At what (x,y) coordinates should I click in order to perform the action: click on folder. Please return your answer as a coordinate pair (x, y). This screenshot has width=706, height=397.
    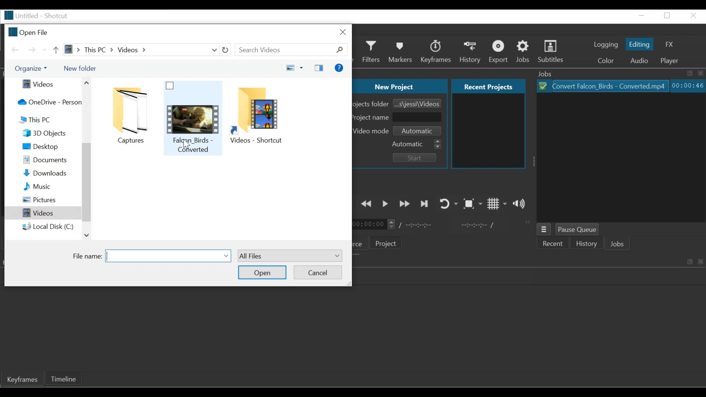
    Looking at the image, I should click on (193, 118).